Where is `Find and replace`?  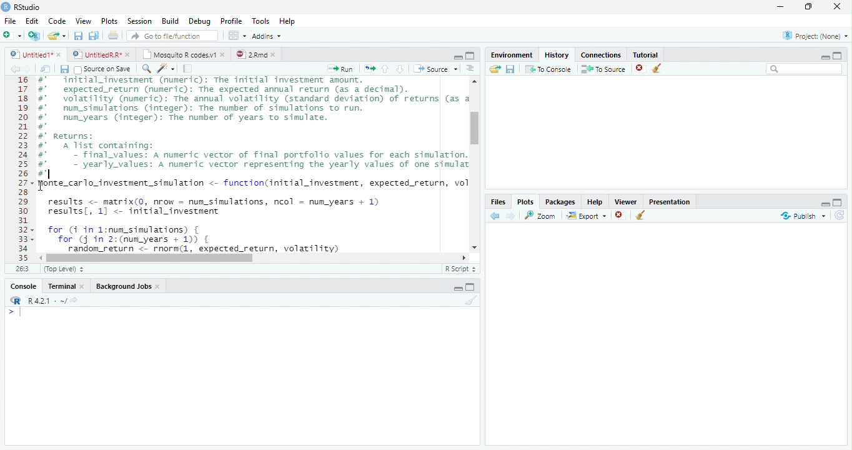 Find and replace is located at coordinates (147, 69).